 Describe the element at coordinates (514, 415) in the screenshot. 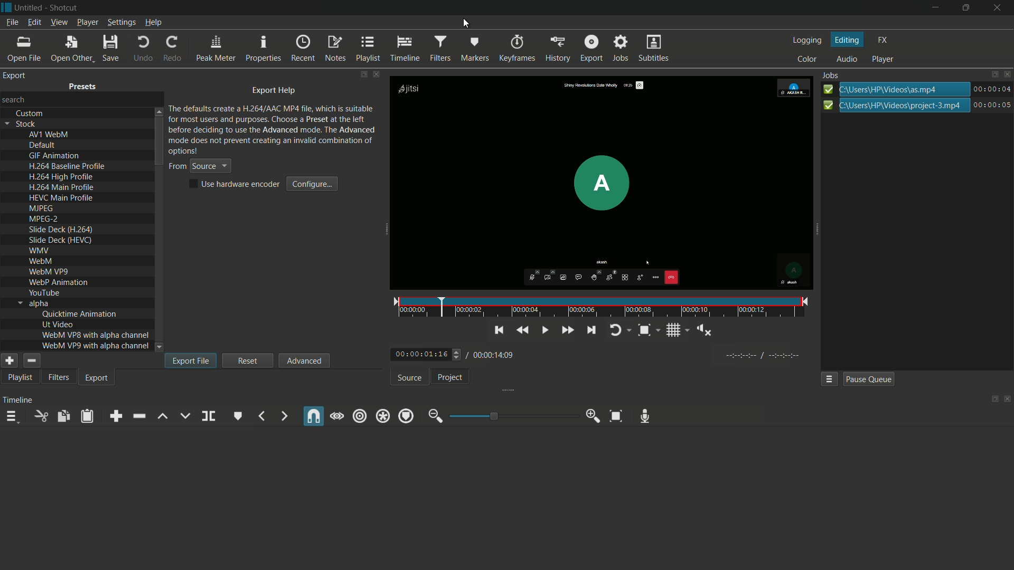

I see `adjustment bar` at that location.